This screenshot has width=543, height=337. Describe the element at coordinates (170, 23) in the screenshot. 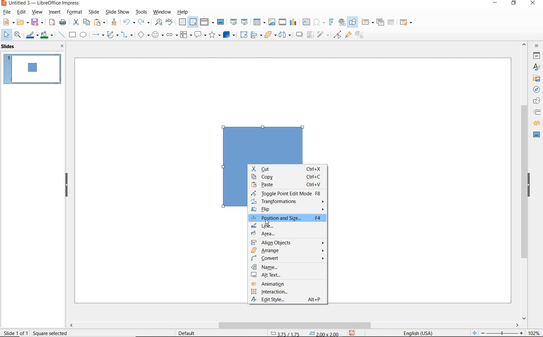

I see `spelling` at that location.